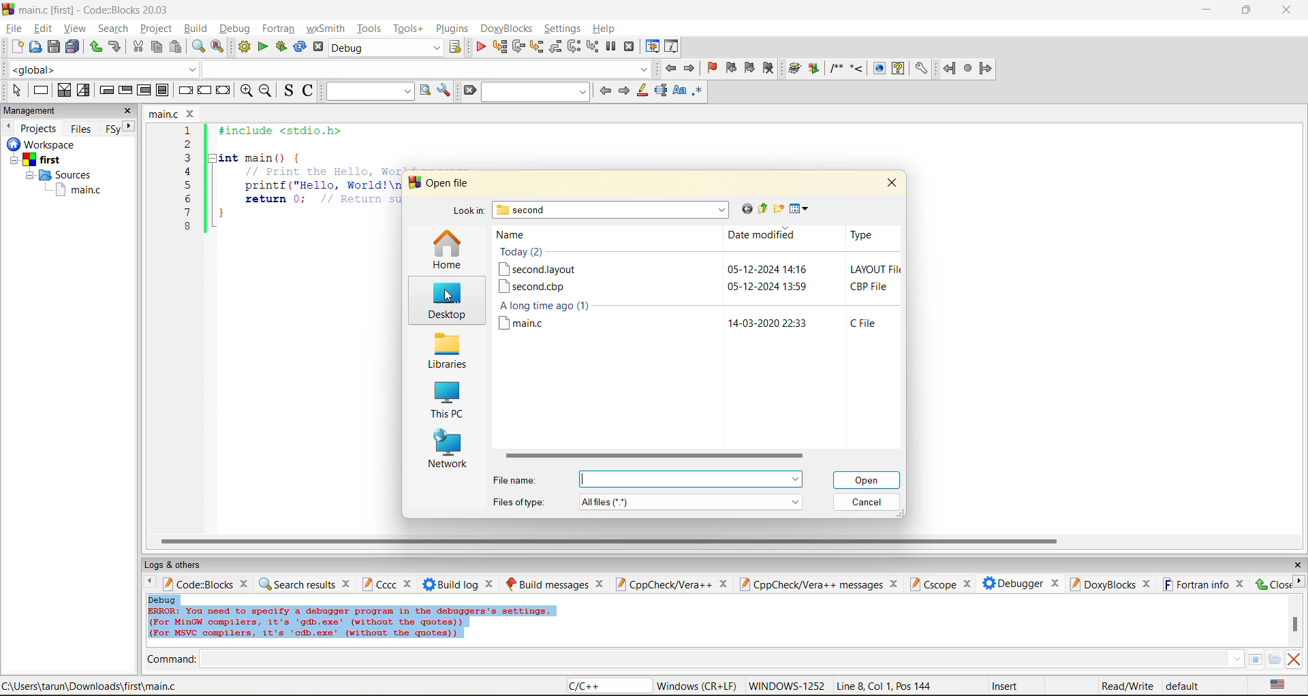  Describe the element at coordinates (788, 686) in the screenshot. I see `Windows 1252` at that location.